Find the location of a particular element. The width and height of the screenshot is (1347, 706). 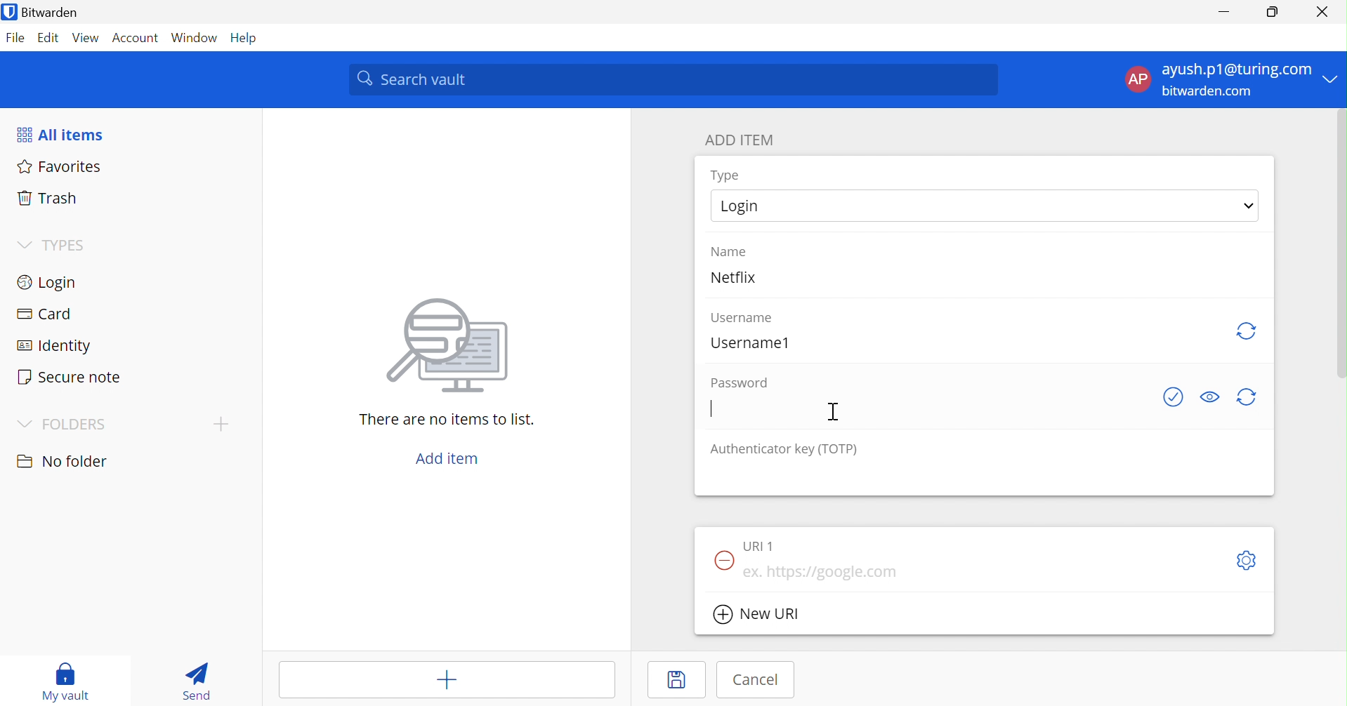

Secure note is located at coordinates (71, 375).